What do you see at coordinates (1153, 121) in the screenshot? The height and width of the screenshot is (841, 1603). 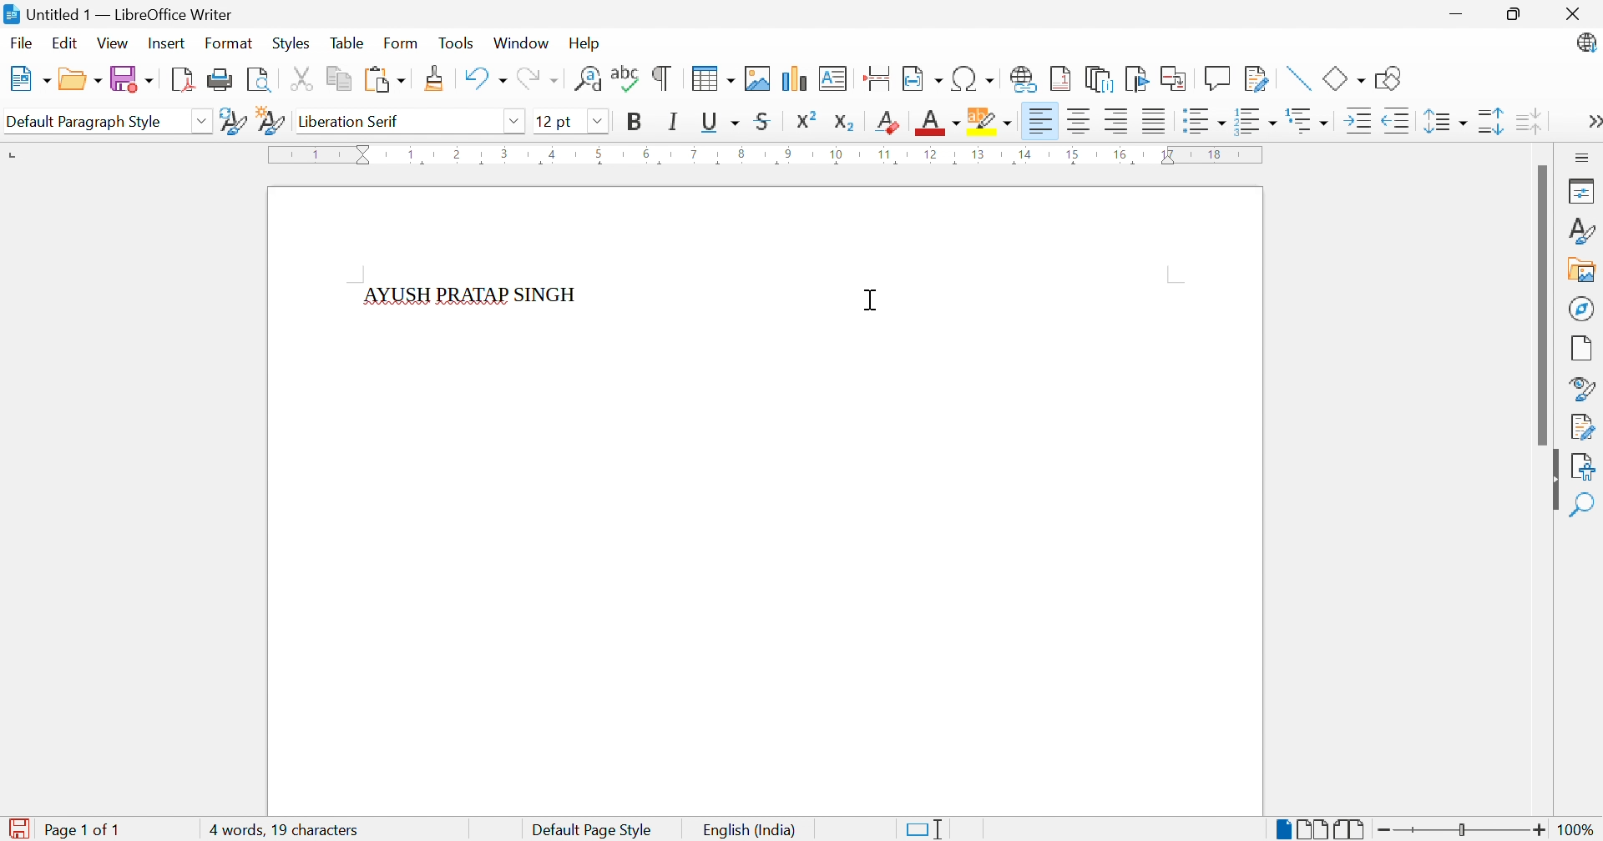 I see `Justified` at bounding box center [1153, 121].